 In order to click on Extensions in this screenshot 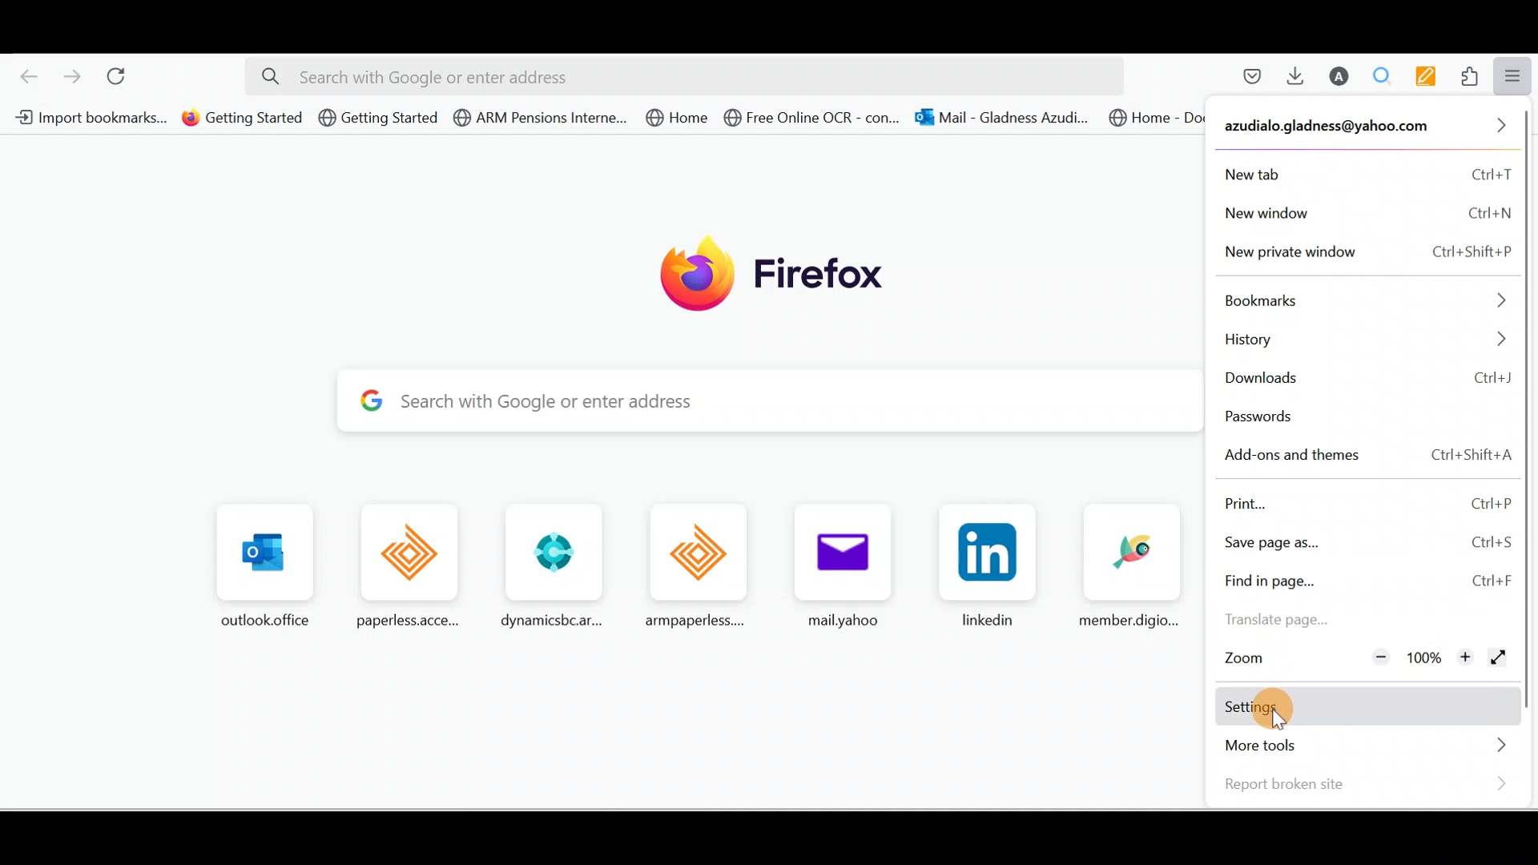, I will do `click(1472, 75)`.